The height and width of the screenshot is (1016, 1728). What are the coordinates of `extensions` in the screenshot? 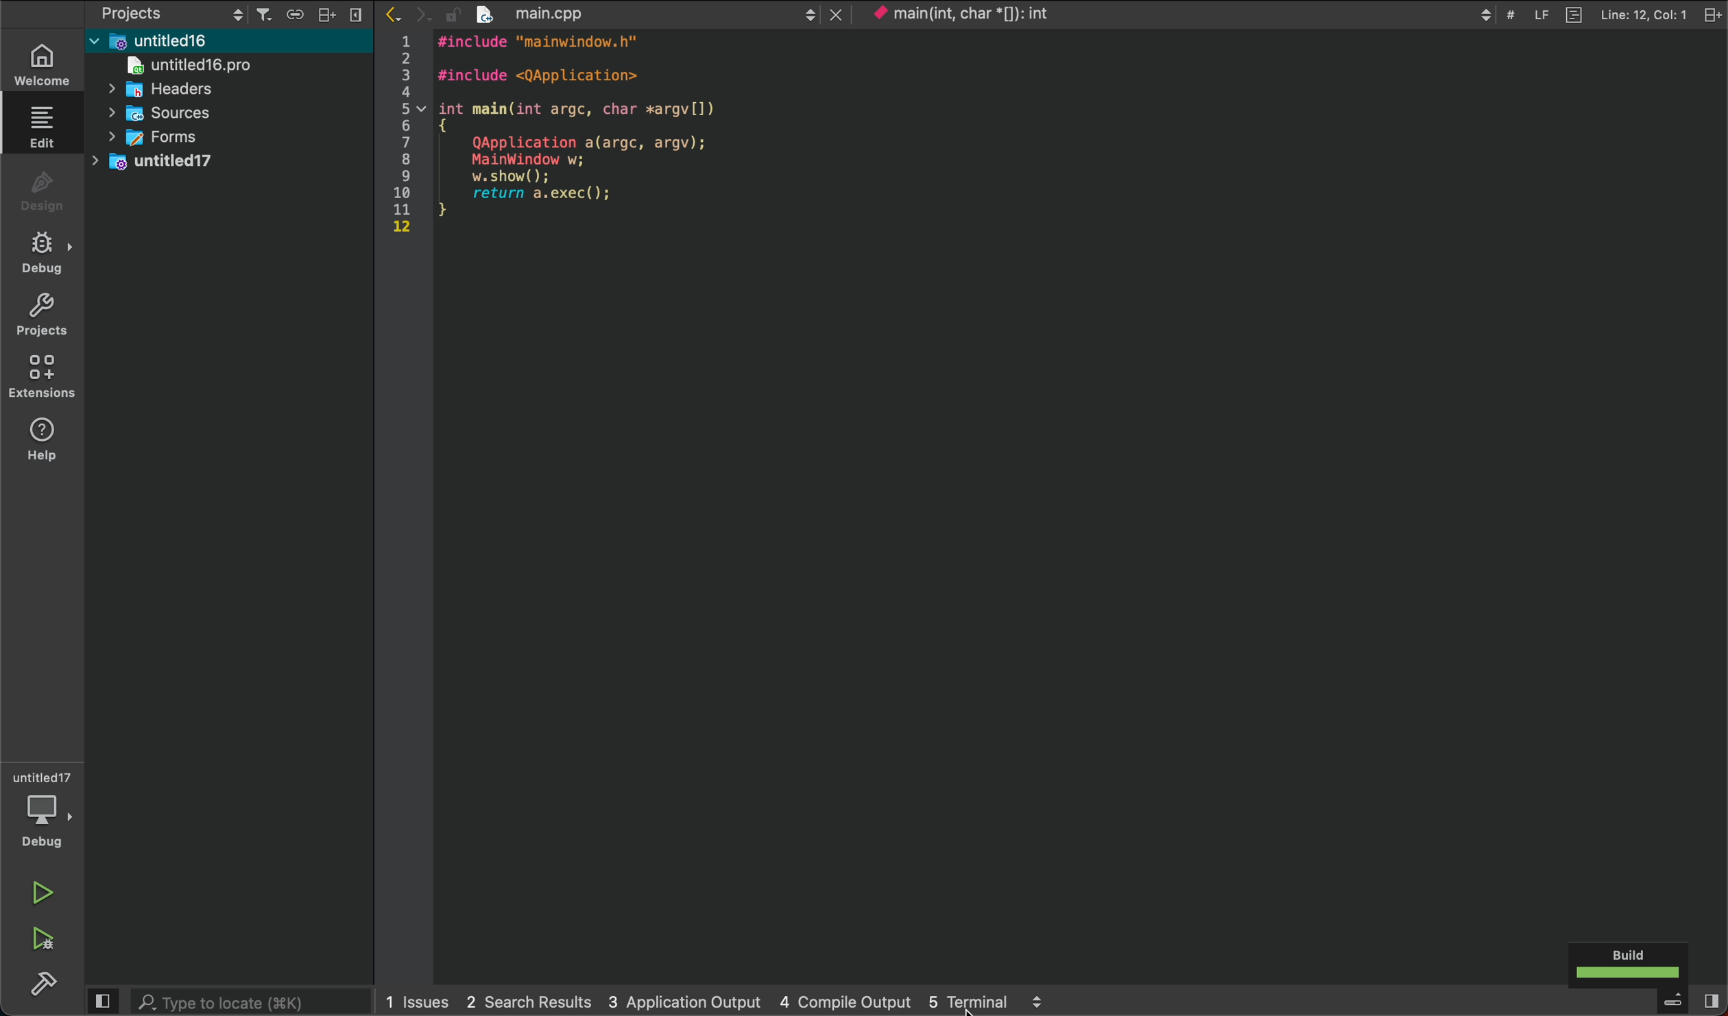 It's located at (41, 377).